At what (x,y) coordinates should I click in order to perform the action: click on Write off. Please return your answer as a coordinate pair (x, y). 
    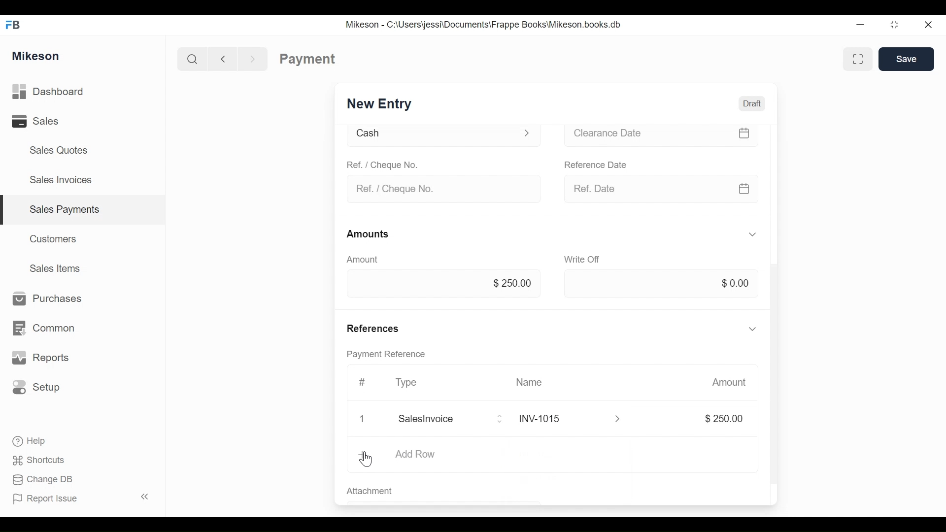
    Looking at the image, I should click on (583, 261).